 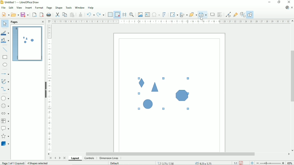 I want to click on Toggle point edit mode, so click(x=228, y=14).